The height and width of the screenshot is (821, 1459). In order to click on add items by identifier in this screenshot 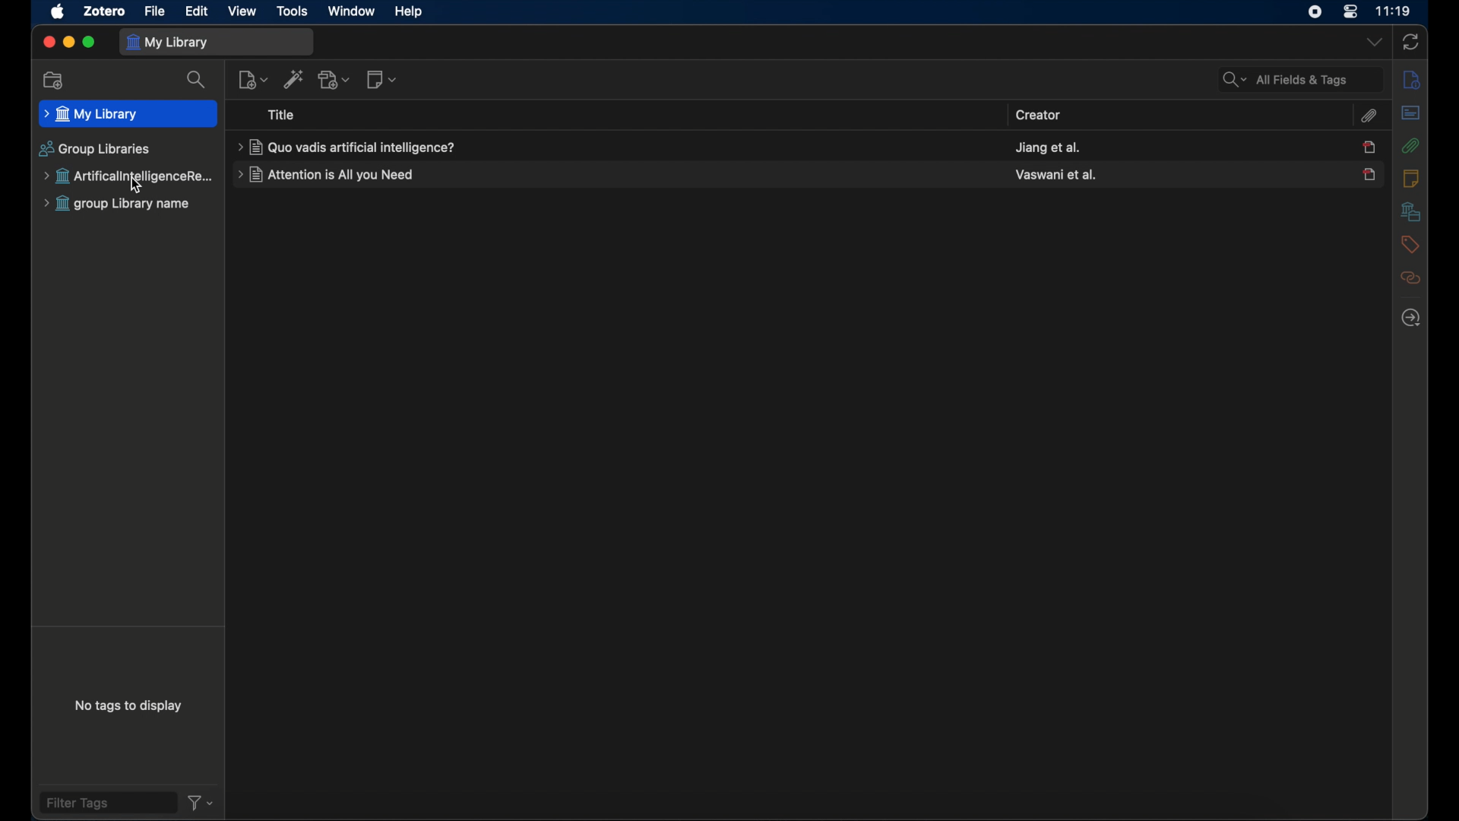, I will do `click(294, 79)`.